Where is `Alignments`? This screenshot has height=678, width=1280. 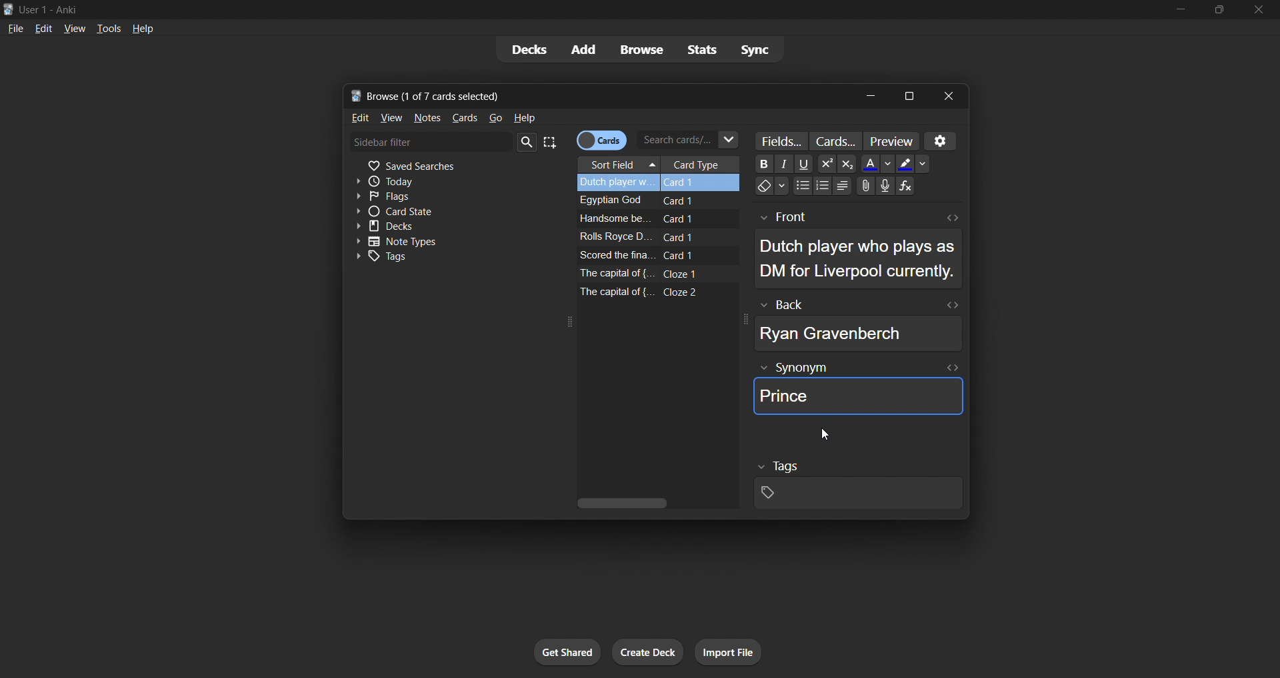
Alignments is located at coordinates (842, 186).